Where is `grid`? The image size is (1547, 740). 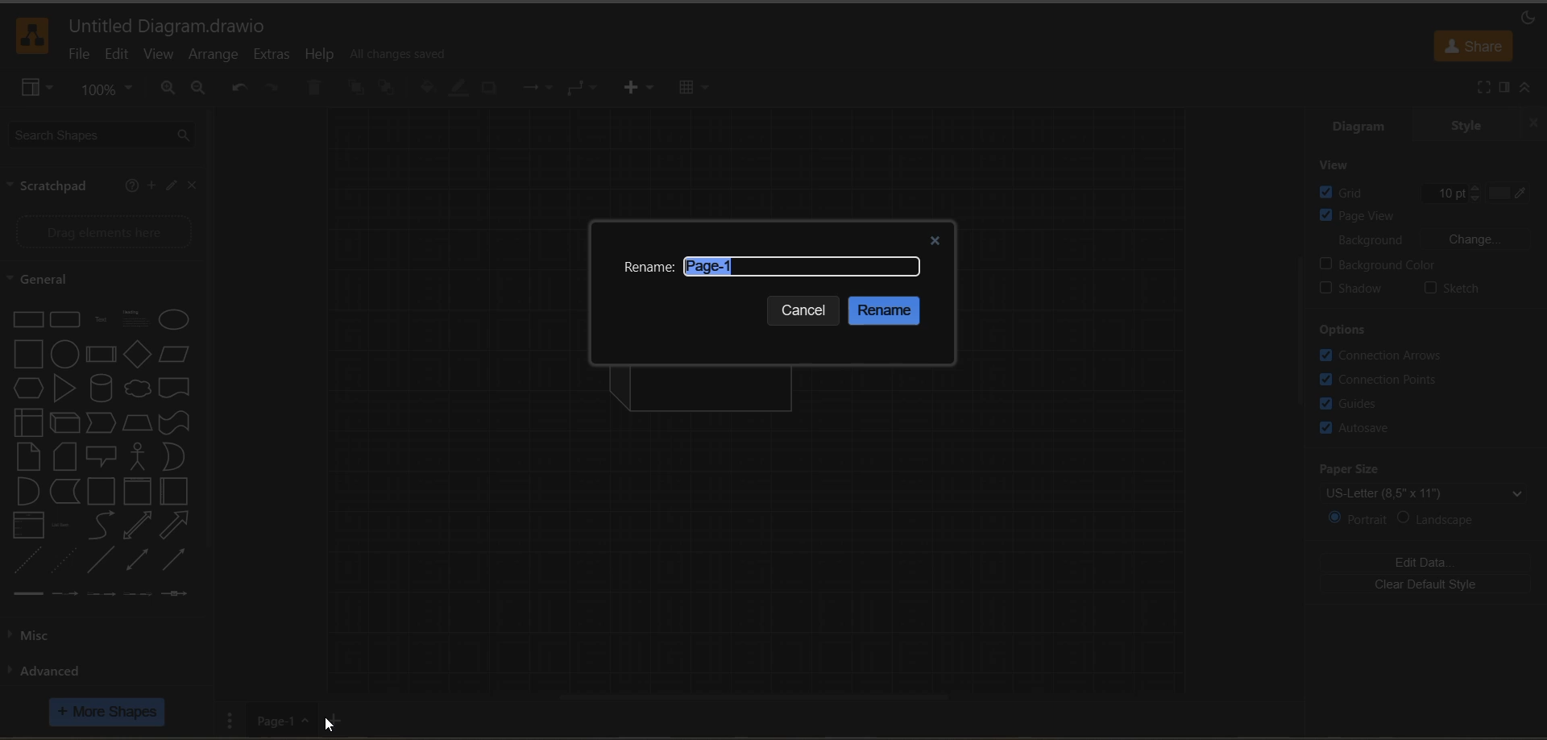 grid is located at coordinates (1352, 192).